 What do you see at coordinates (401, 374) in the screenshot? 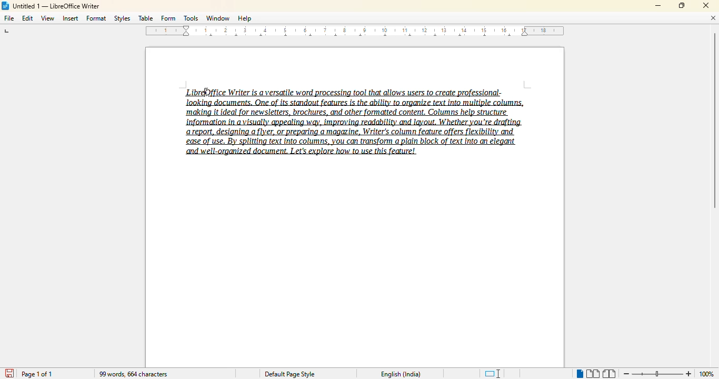
I see `English (India)` at bounding box center [401, 374].